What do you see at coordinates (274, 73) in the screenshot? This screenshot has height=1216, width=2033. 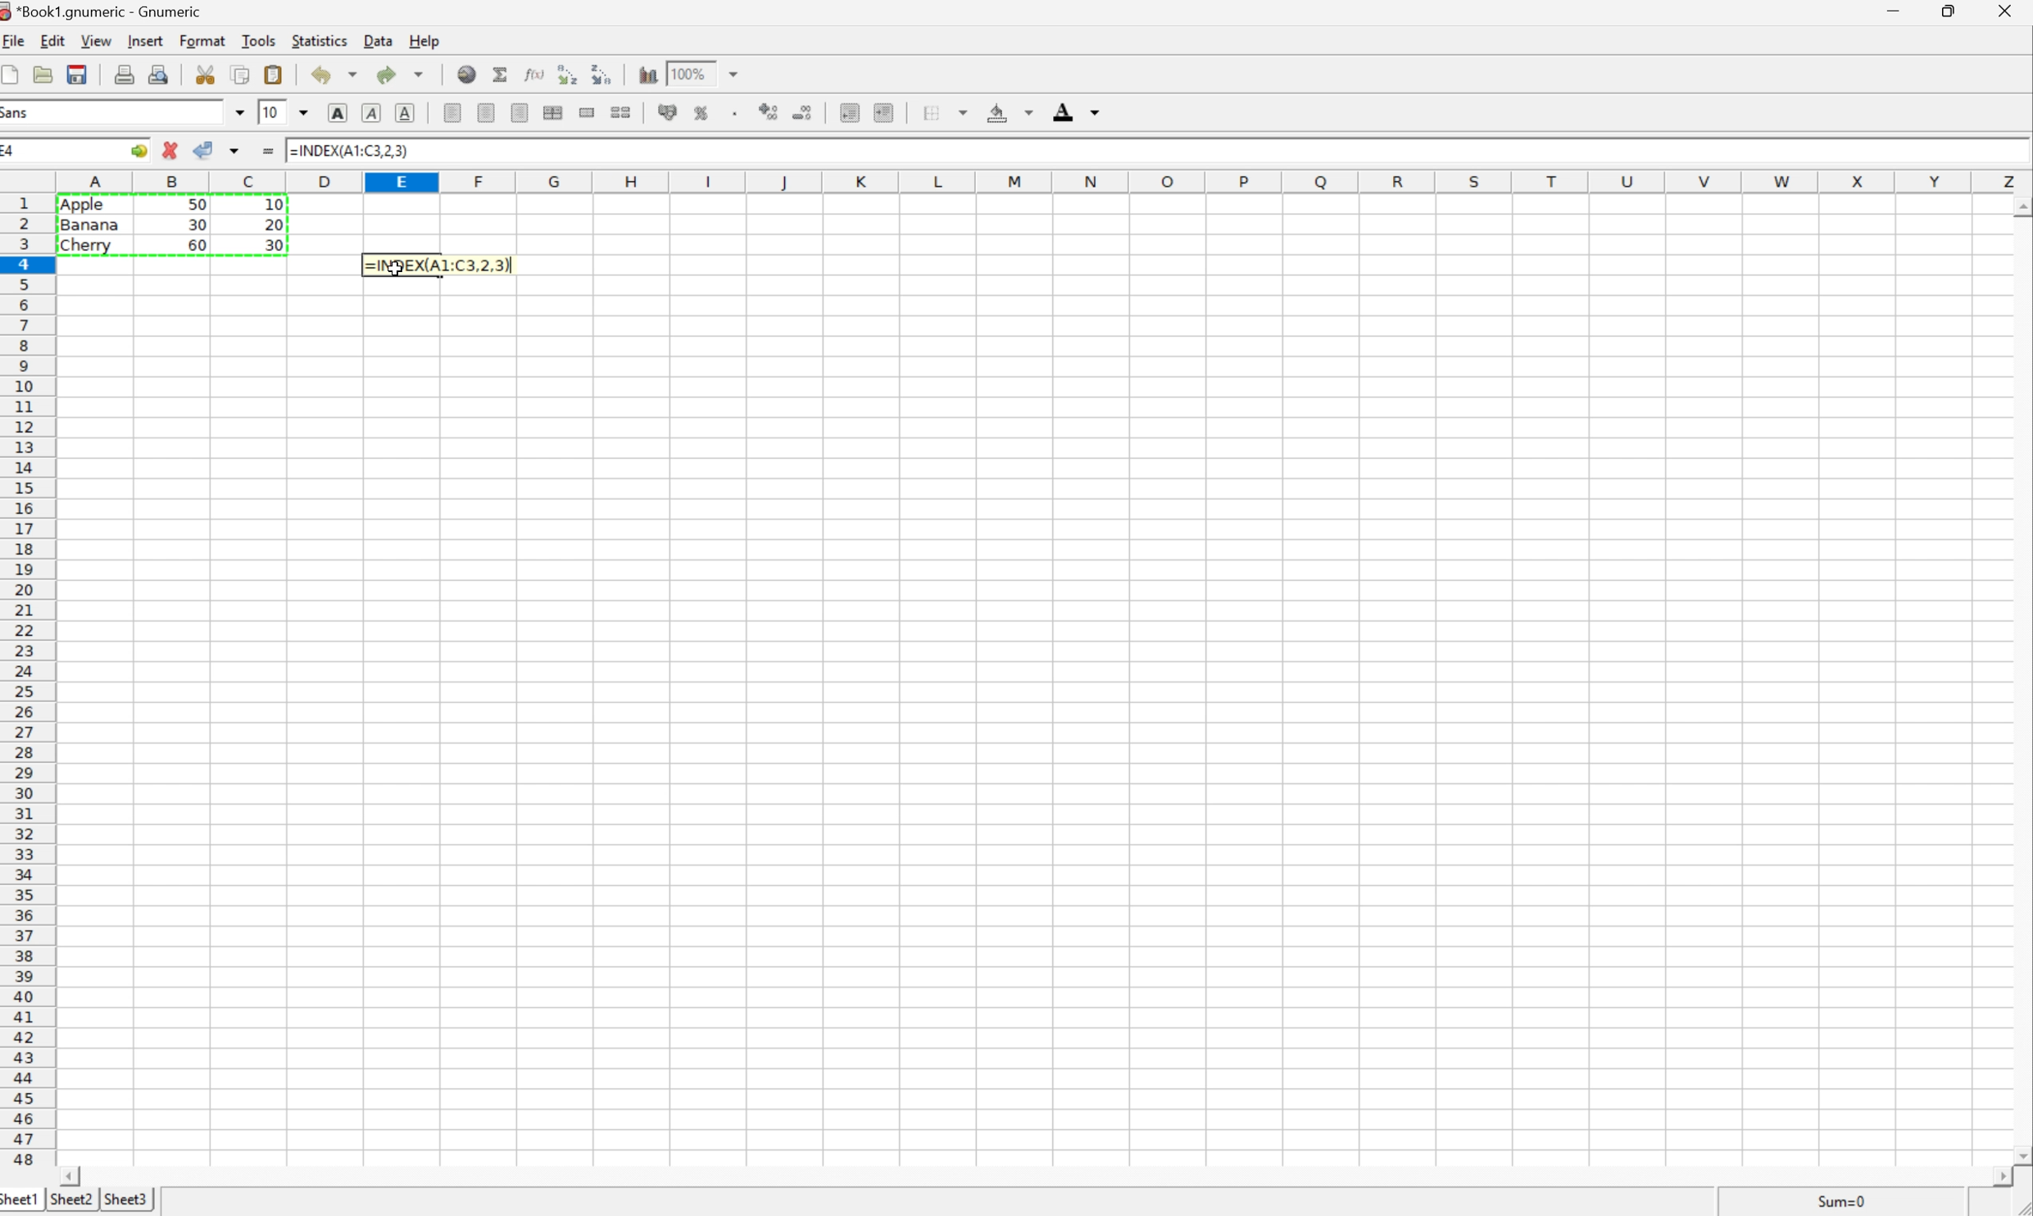 I see `paste` at bounding box center [274, 73].